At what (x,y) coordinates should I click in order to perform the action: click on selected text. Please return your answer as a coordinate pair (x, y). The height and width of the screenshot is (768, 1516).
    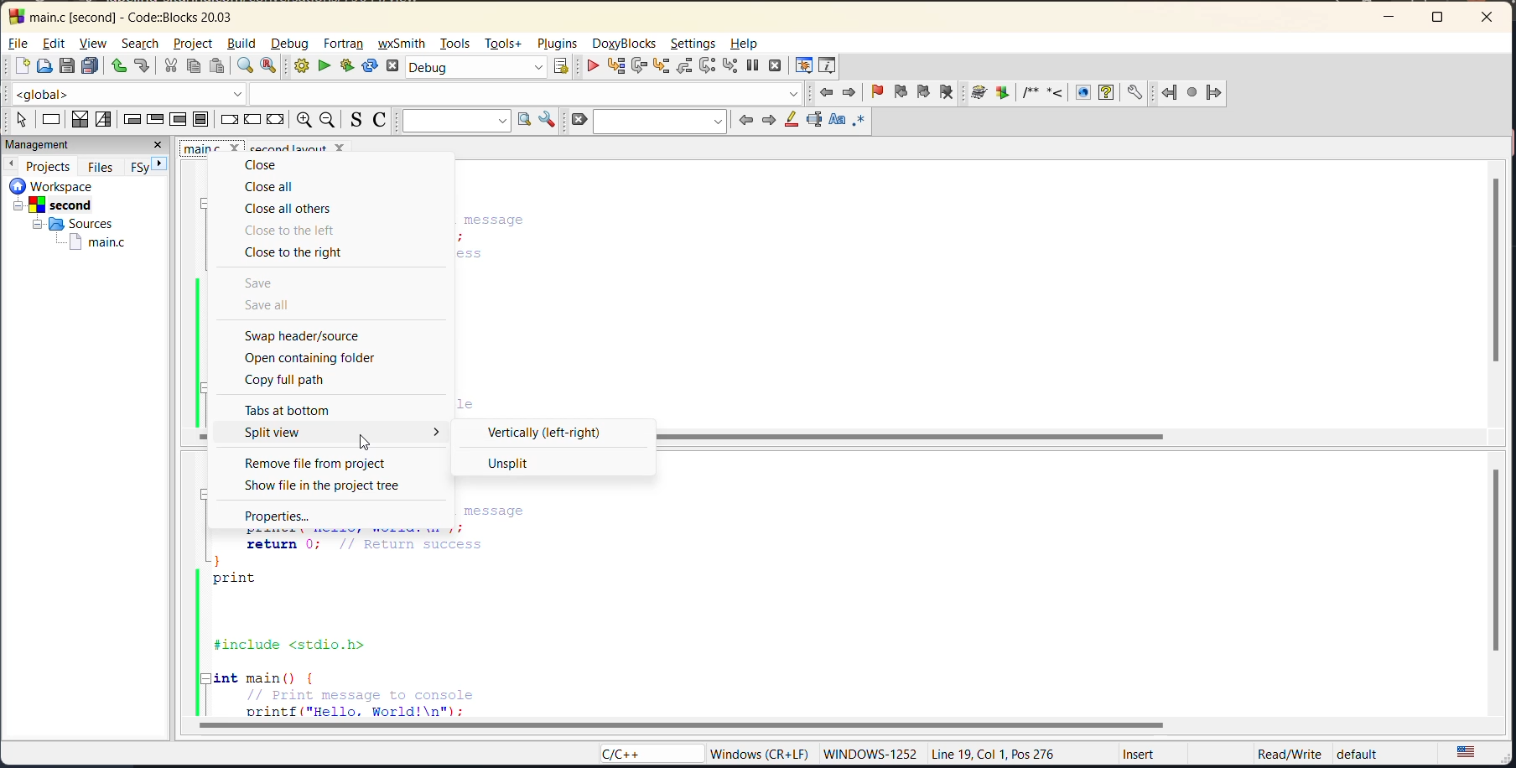
    Looking at the image, I should click on (815, 121).